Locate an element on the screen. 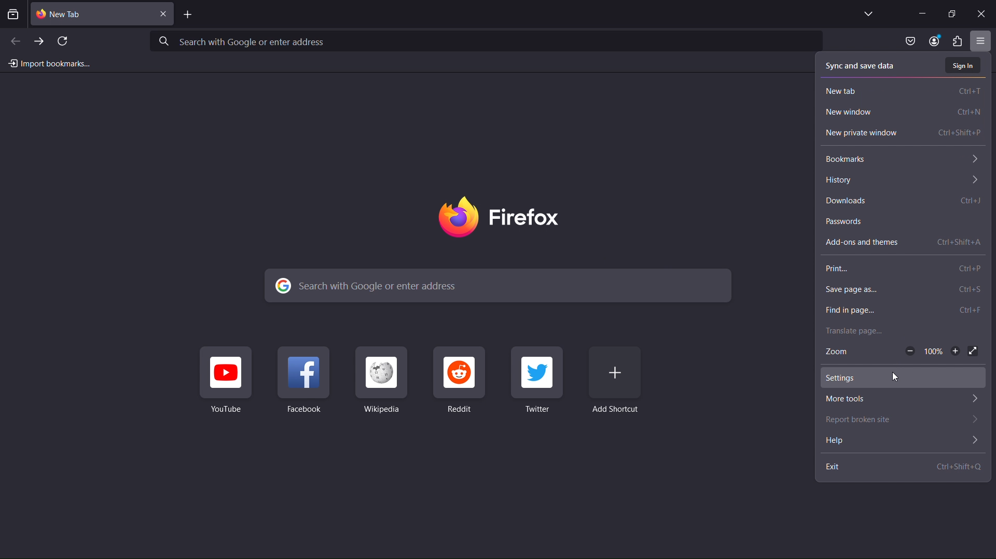 This screenshot has height=559, width=996. Add Tab is located at coordinates (193, 15).